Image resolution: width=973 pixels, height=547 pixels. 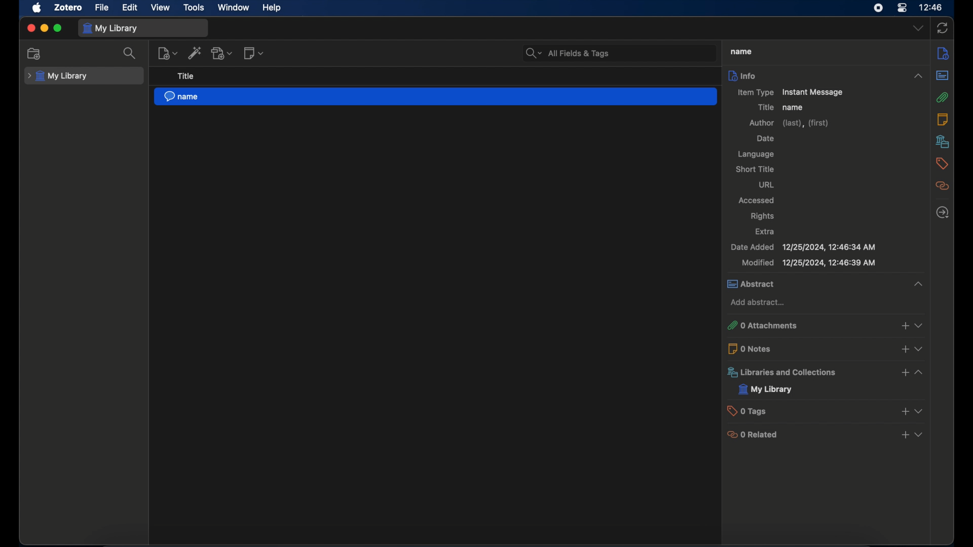 What do you see at coordinates (824, 410) in the screenshot?
I see `0 tags` at bounding box center [824, 410].